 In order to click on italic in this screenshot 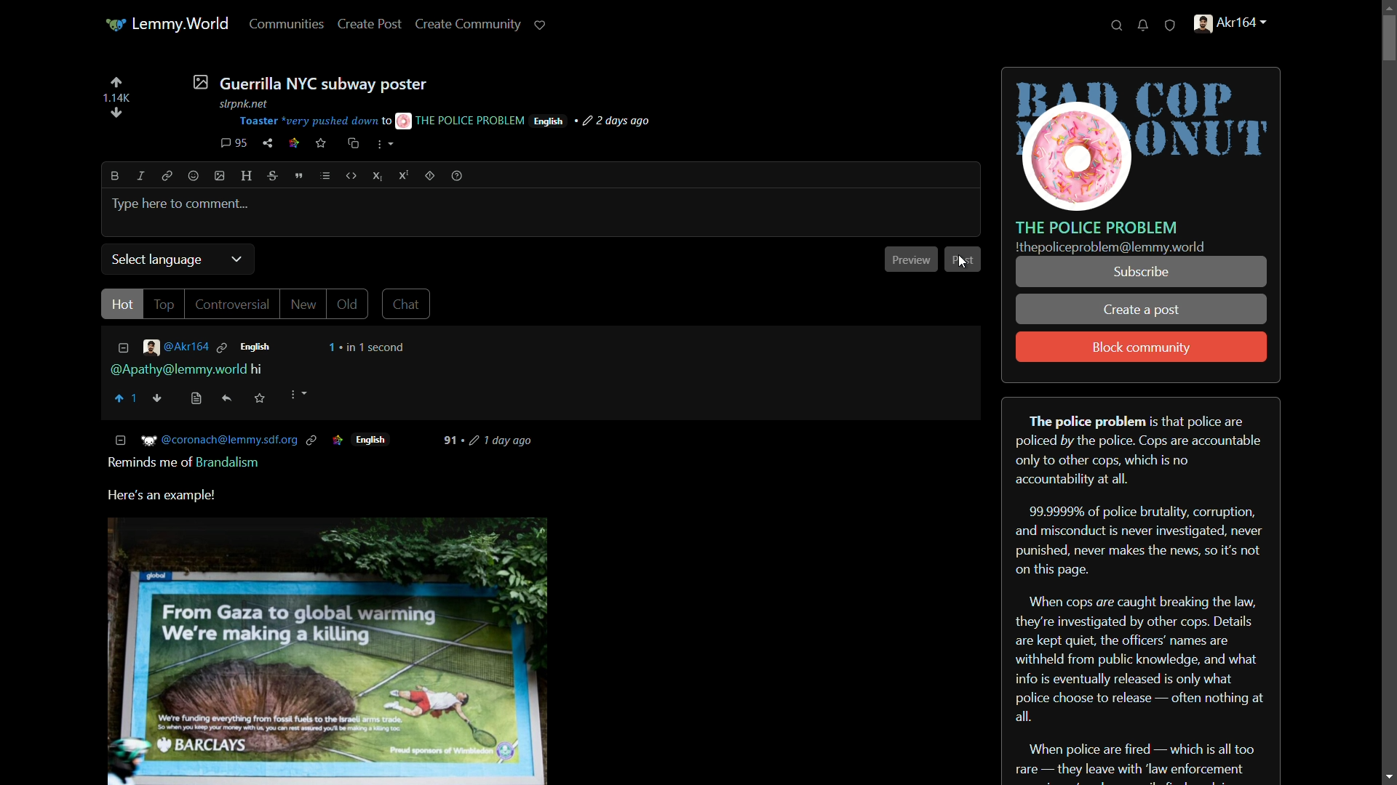, I will do `click(139, 175)`.